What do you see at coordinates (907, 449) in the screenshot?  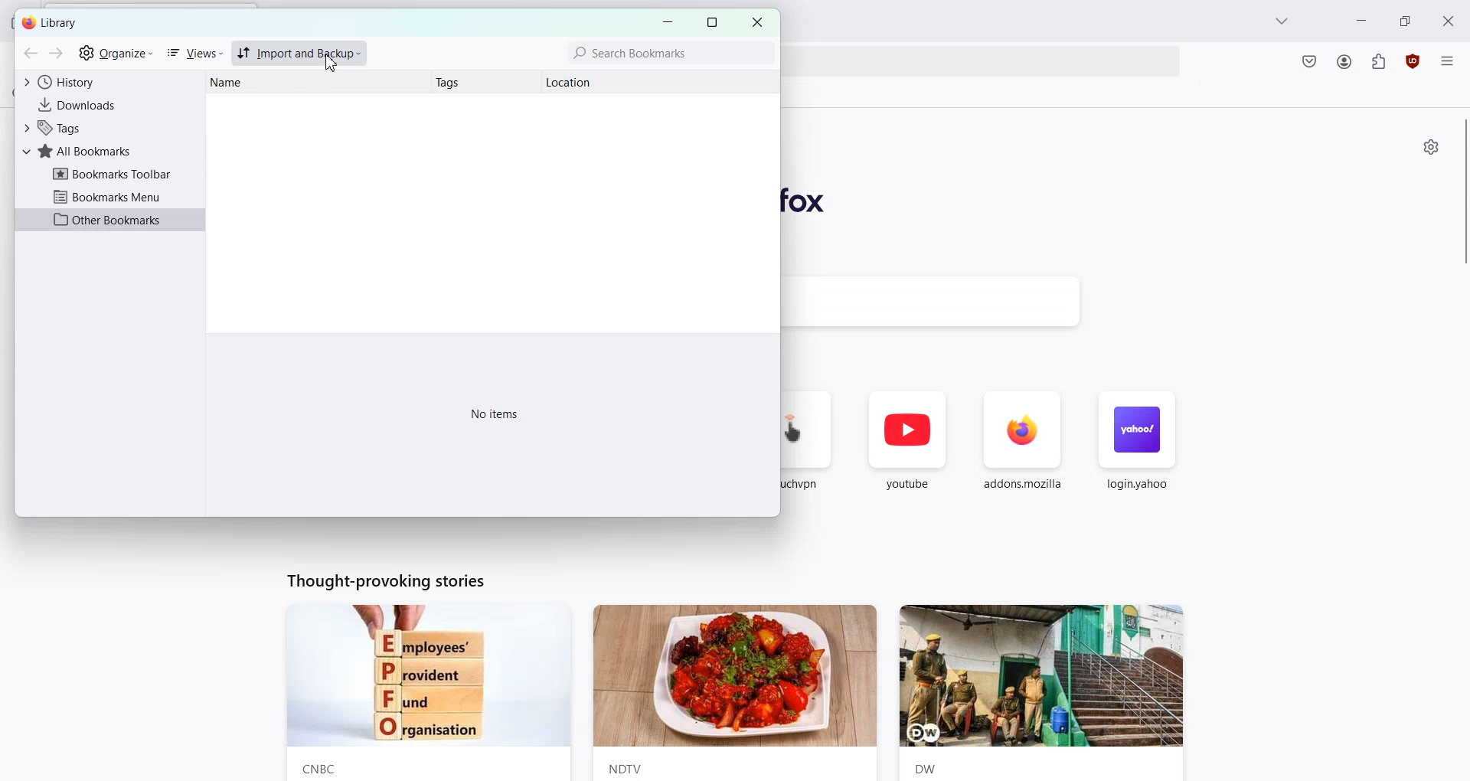 I see `youtube` at bounding box center [907, 449].